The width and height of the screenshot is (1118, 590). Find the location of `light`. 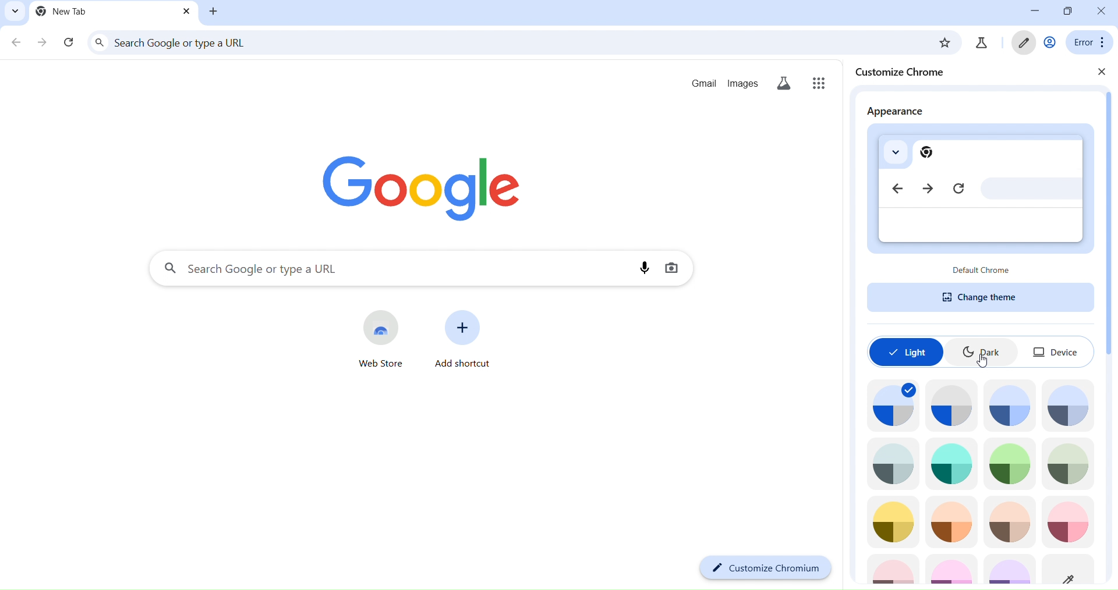

light is located at coordinates (905, 352).